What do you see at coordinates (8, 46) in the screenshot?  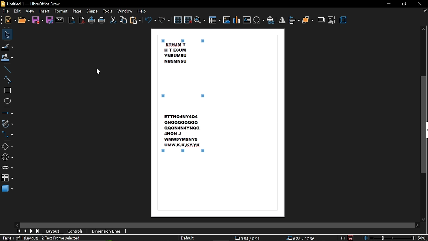 I see `fill line` at bounding box center [8, 46].